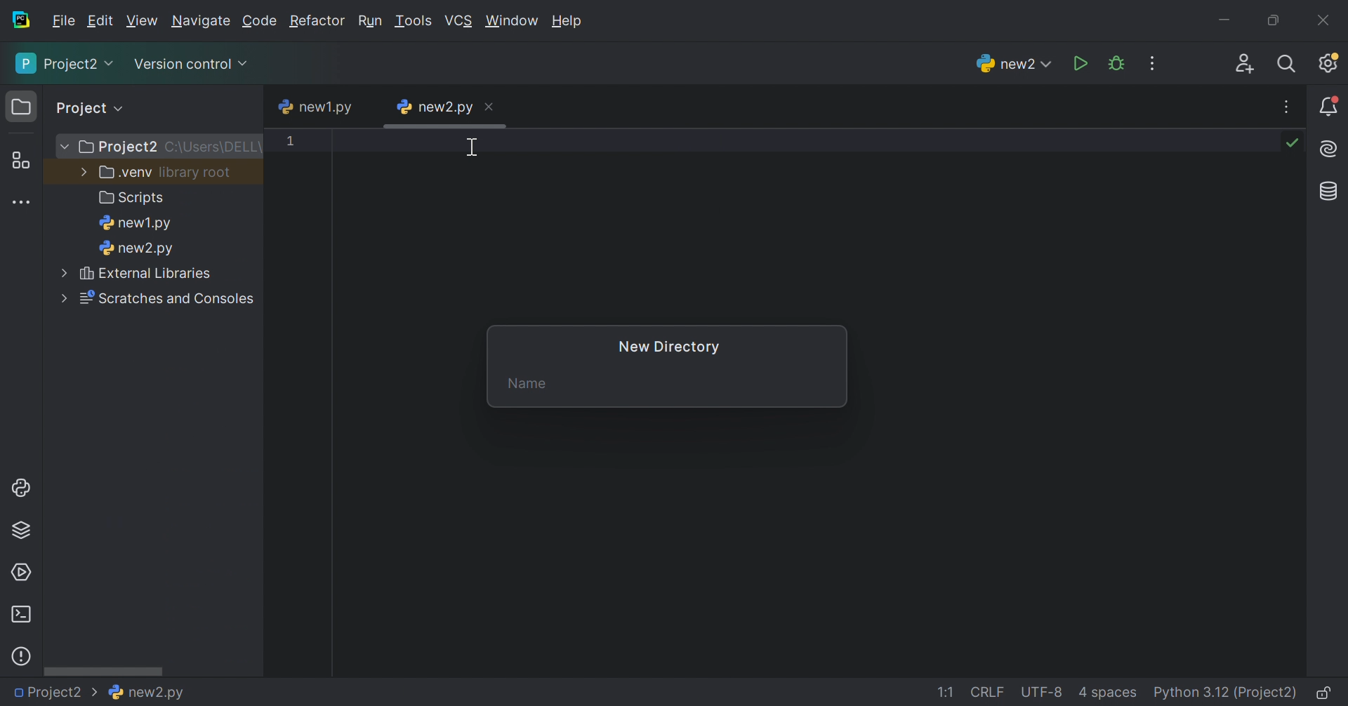 This screenshot has width=1348, height=706. Describe the element at coordinates (458, 20) in the screenshot. I see `VCS` at that location.